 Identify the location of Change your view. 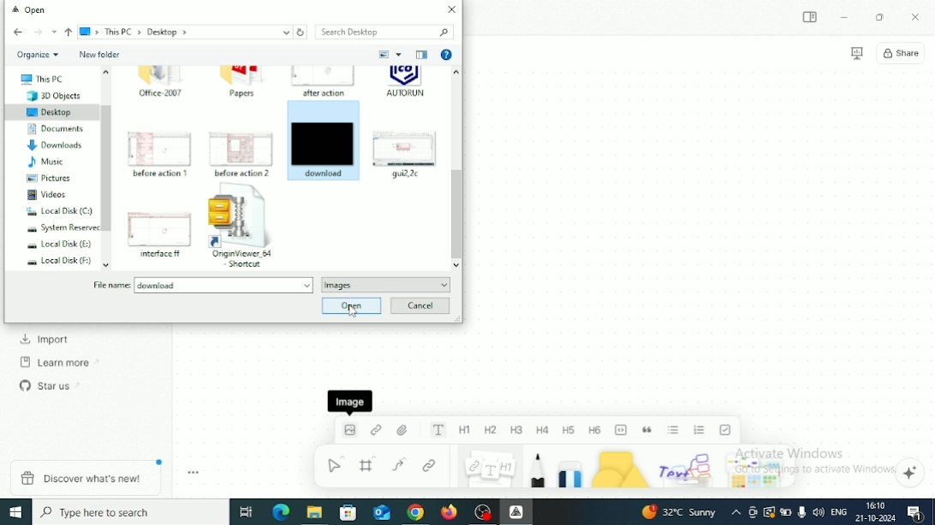
(384, 55).